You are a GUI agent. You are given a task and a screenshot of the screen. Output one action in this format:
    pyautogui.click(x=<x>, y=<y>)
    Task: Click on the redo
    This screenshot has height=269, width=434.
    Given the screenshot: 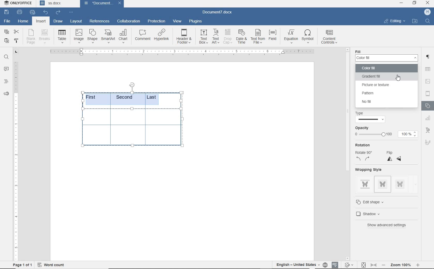 What is the action you would take?
    pyautogui.click(x=58, y=12)
    